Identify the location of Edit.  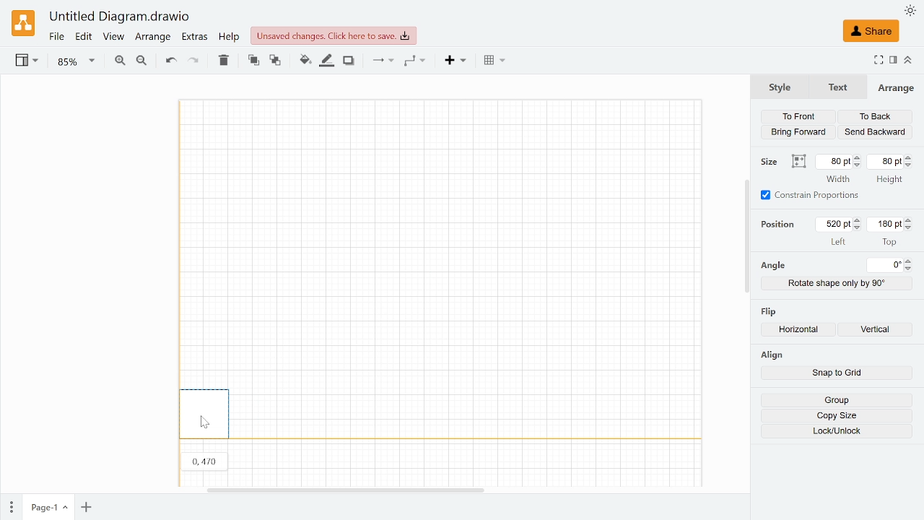
(84, 37).